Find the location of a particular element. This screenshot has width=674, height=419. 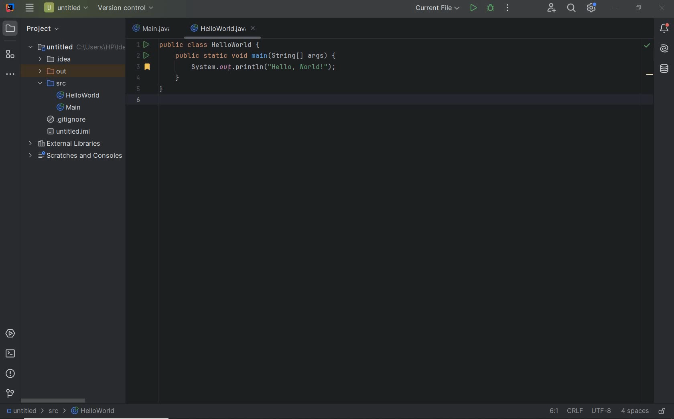

HelloWorld is located at coordinates (79, 95).